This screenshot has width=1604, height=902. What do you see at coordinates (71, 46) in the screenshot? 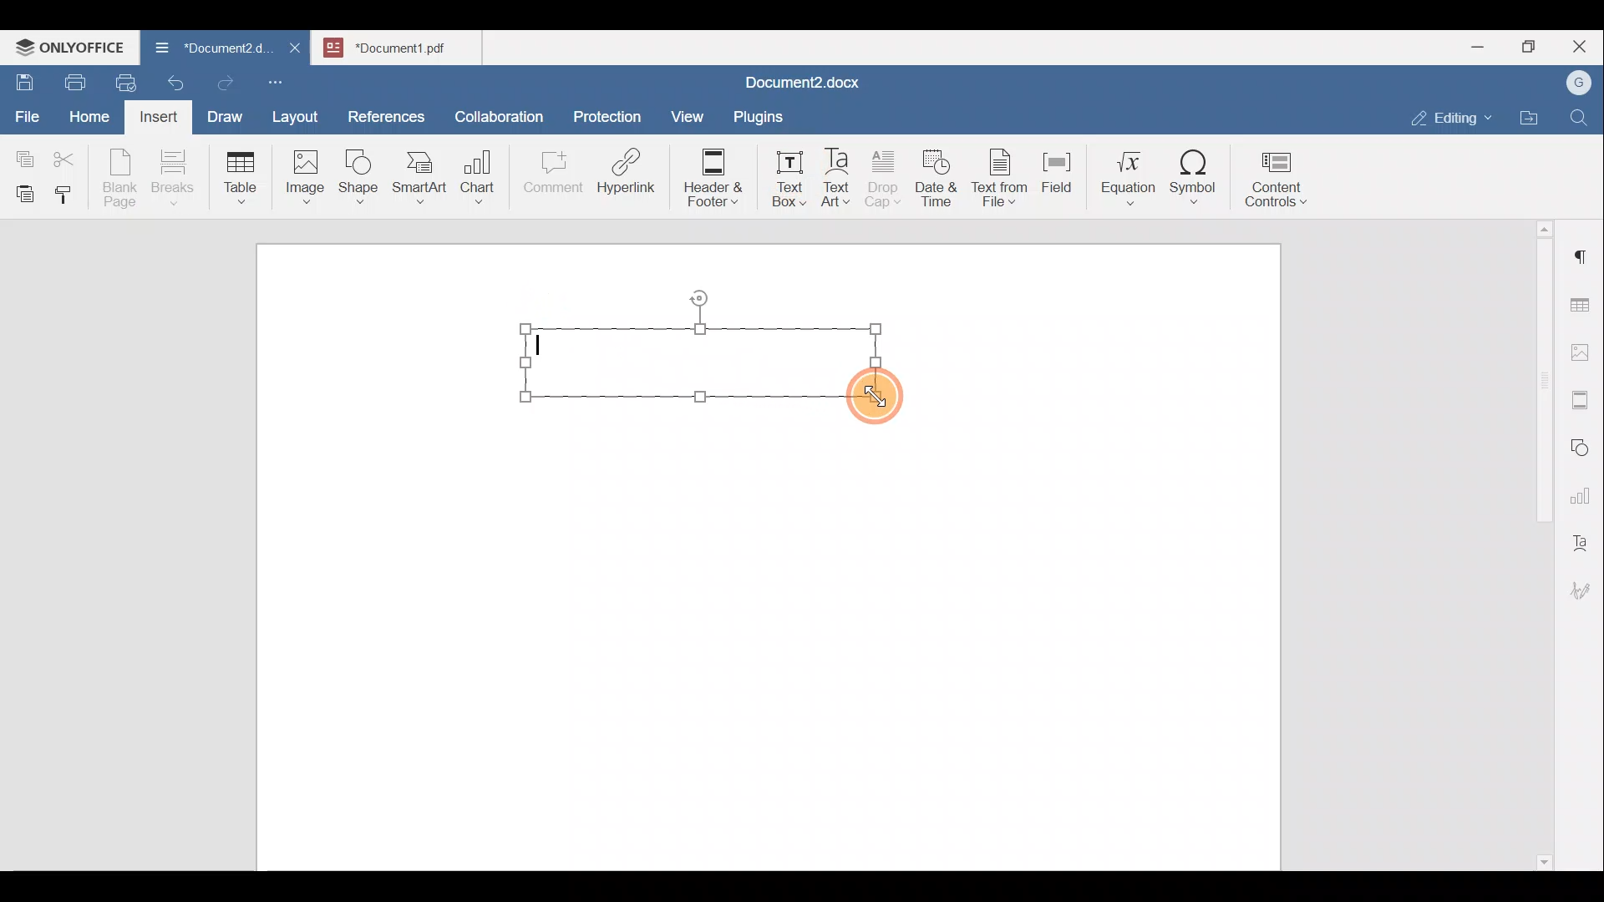
I see `ONLYOFFICE` at bounding box center [71, 46].